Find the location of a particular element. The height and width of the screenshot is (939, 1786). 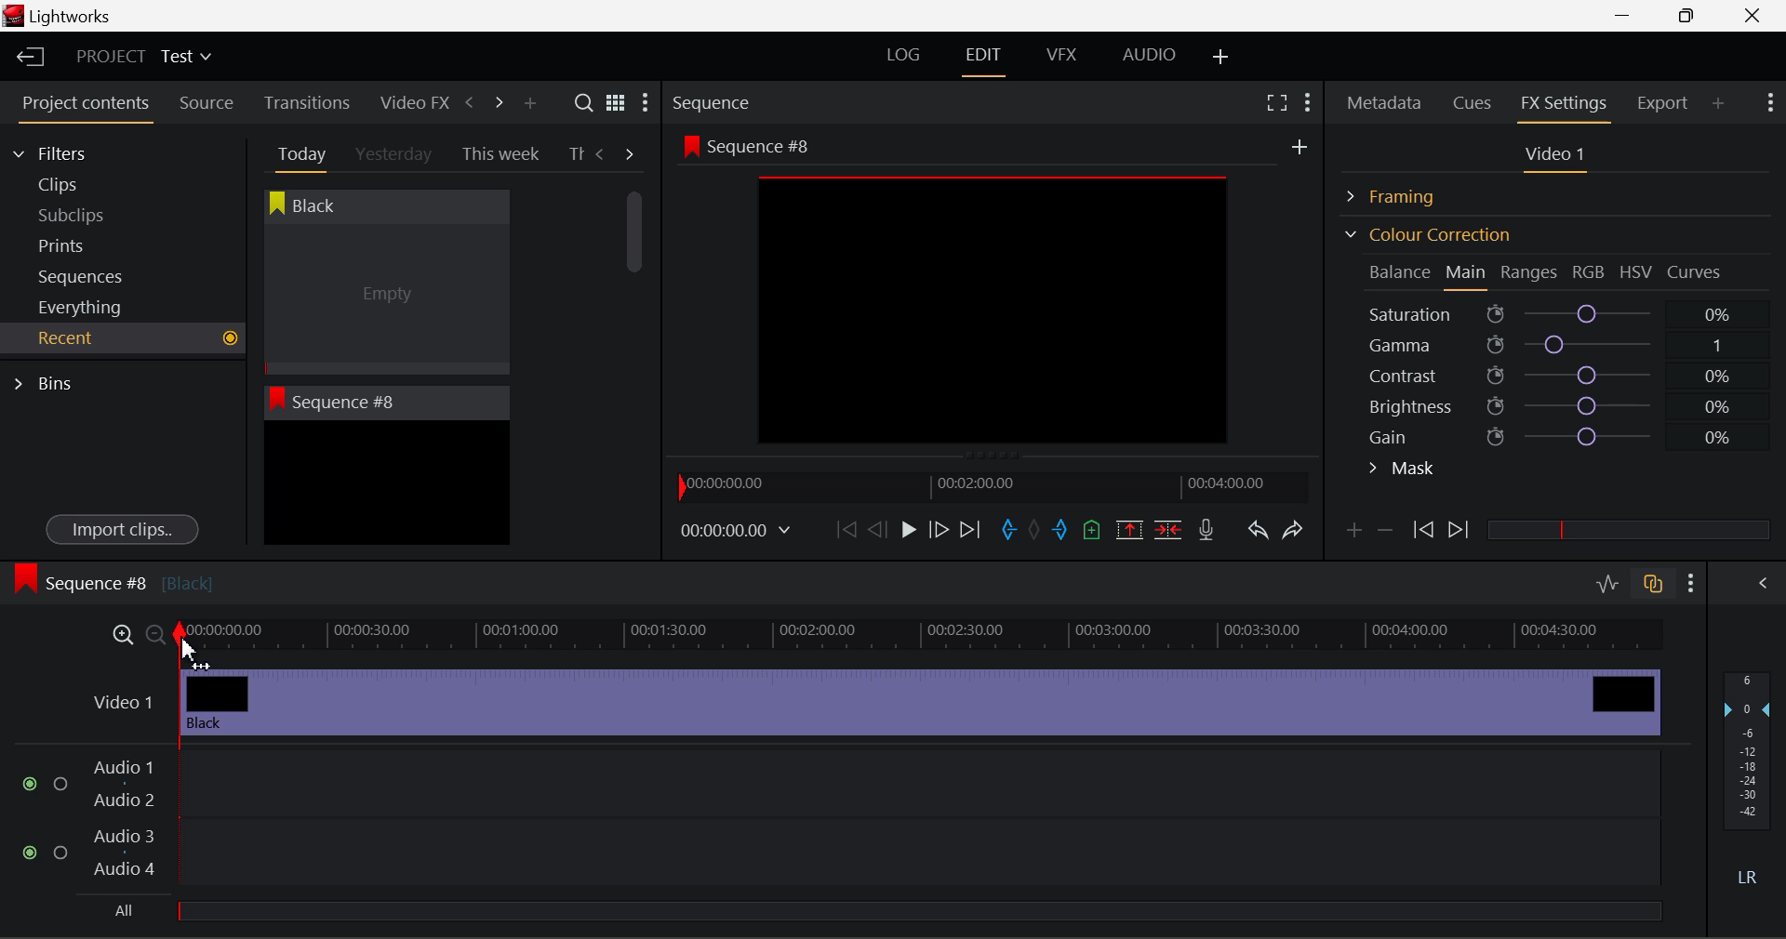

Show Settings is located at coordinates (644, 107).